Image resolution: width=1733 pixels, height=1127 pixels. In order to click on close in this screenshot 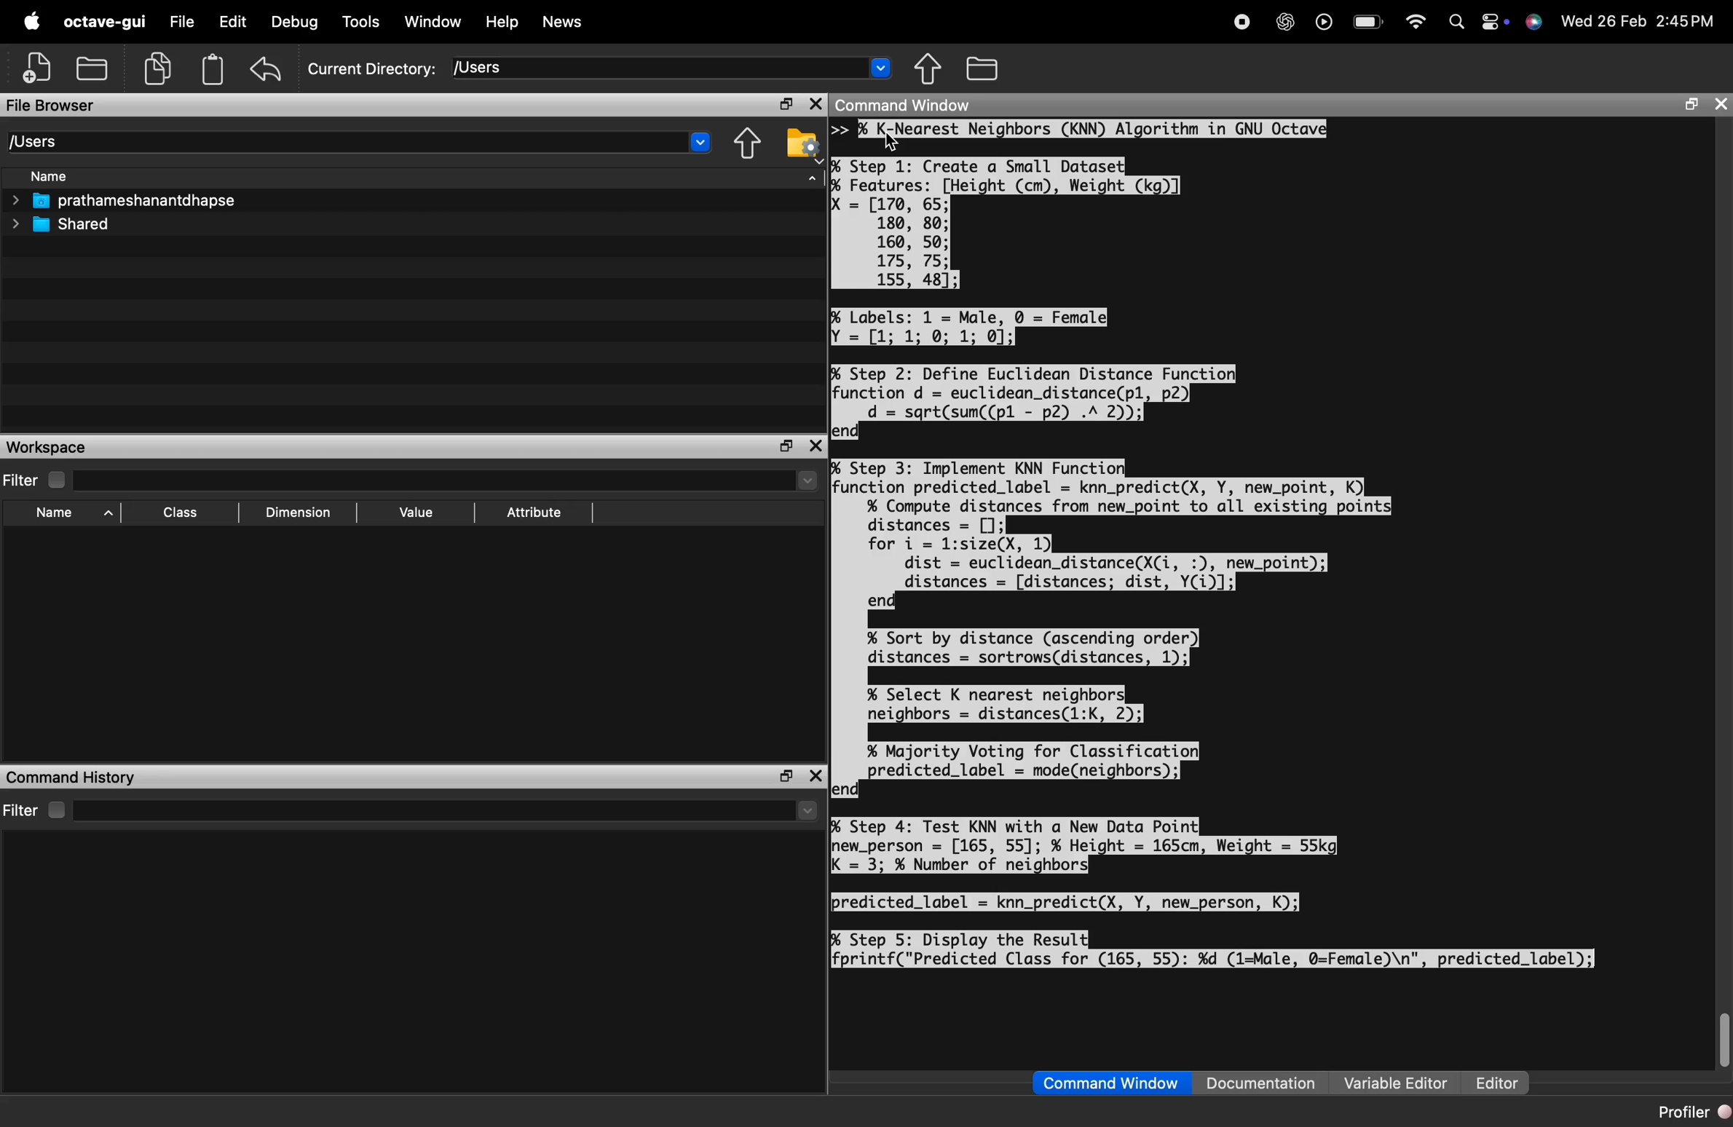, I will do `click(818, 774)`.